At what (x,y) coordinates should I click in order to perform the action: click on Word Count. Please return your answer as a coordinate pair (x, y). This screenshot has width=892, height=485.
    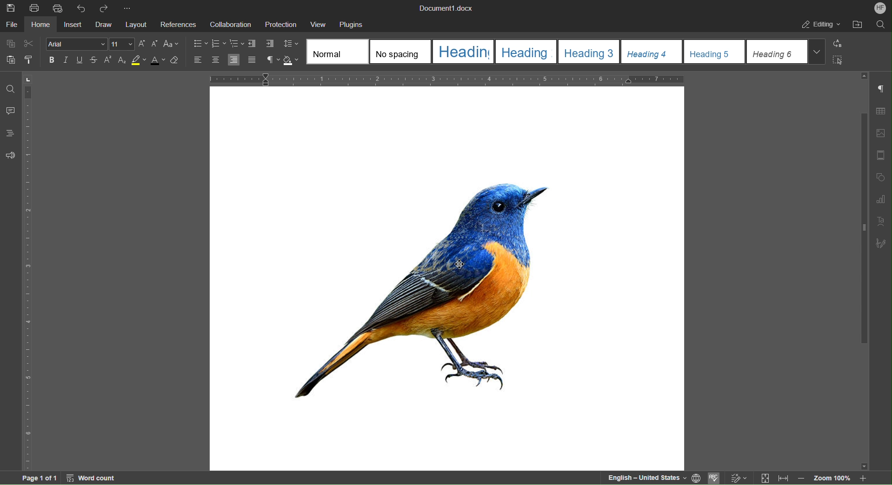
    Looking at the image, I should click on (93, 478).